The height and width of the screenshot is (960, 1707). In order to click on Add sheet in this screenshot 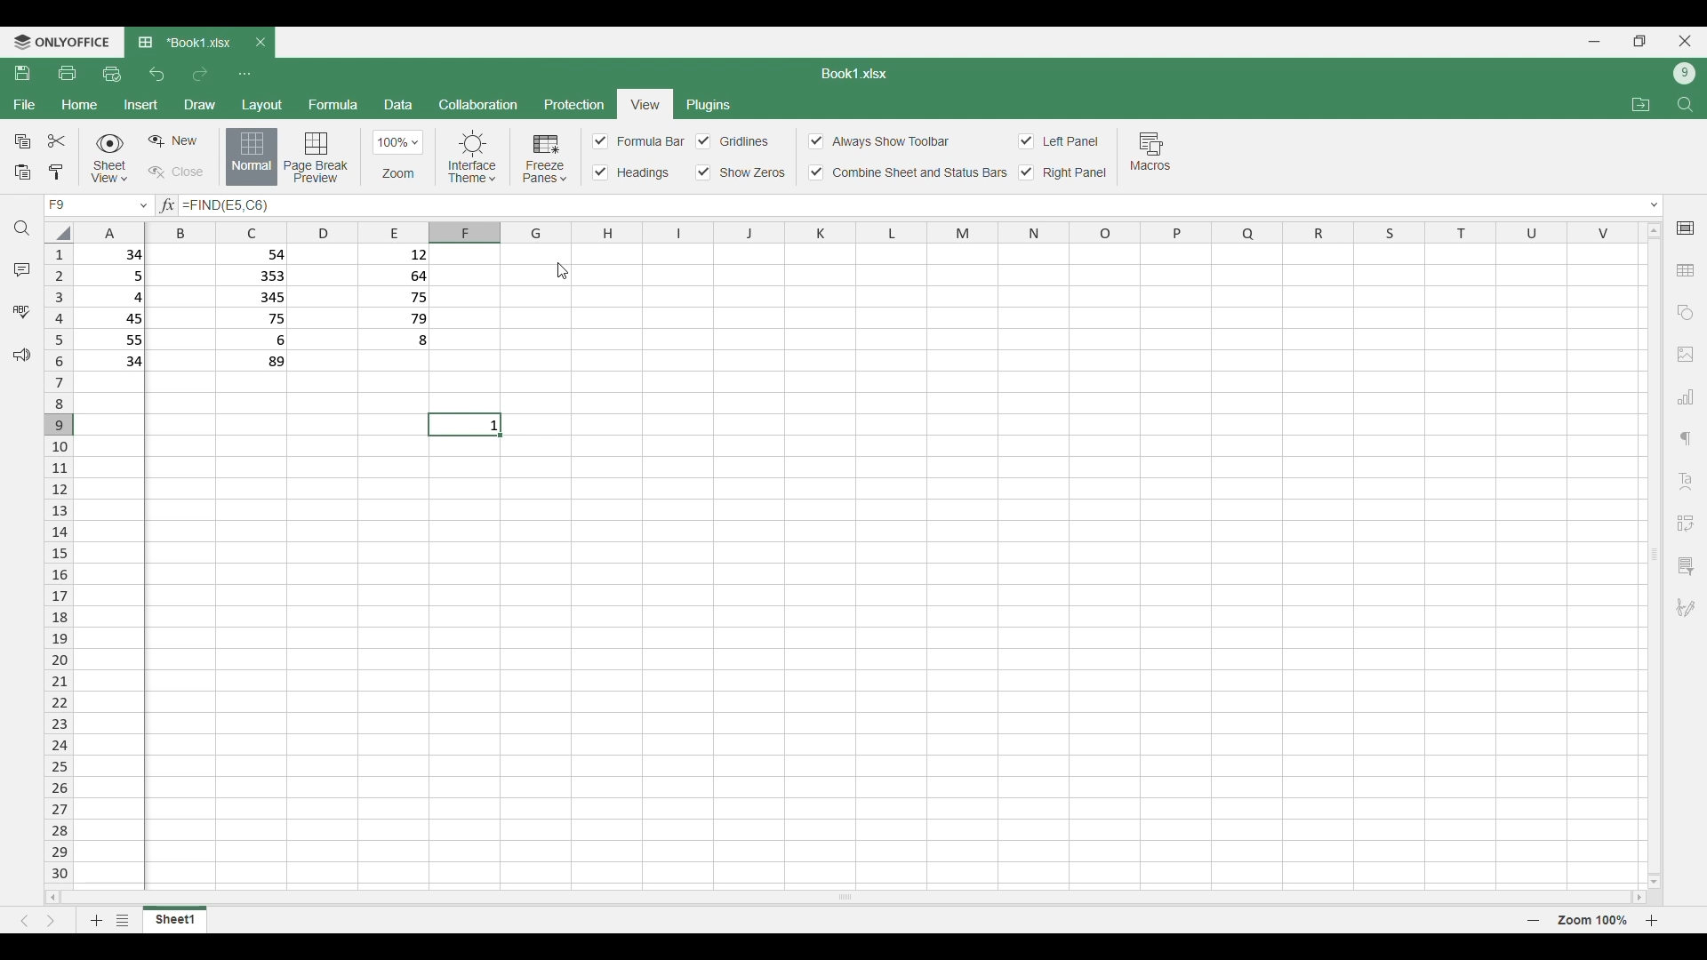, I will do `click(97, 921)`.